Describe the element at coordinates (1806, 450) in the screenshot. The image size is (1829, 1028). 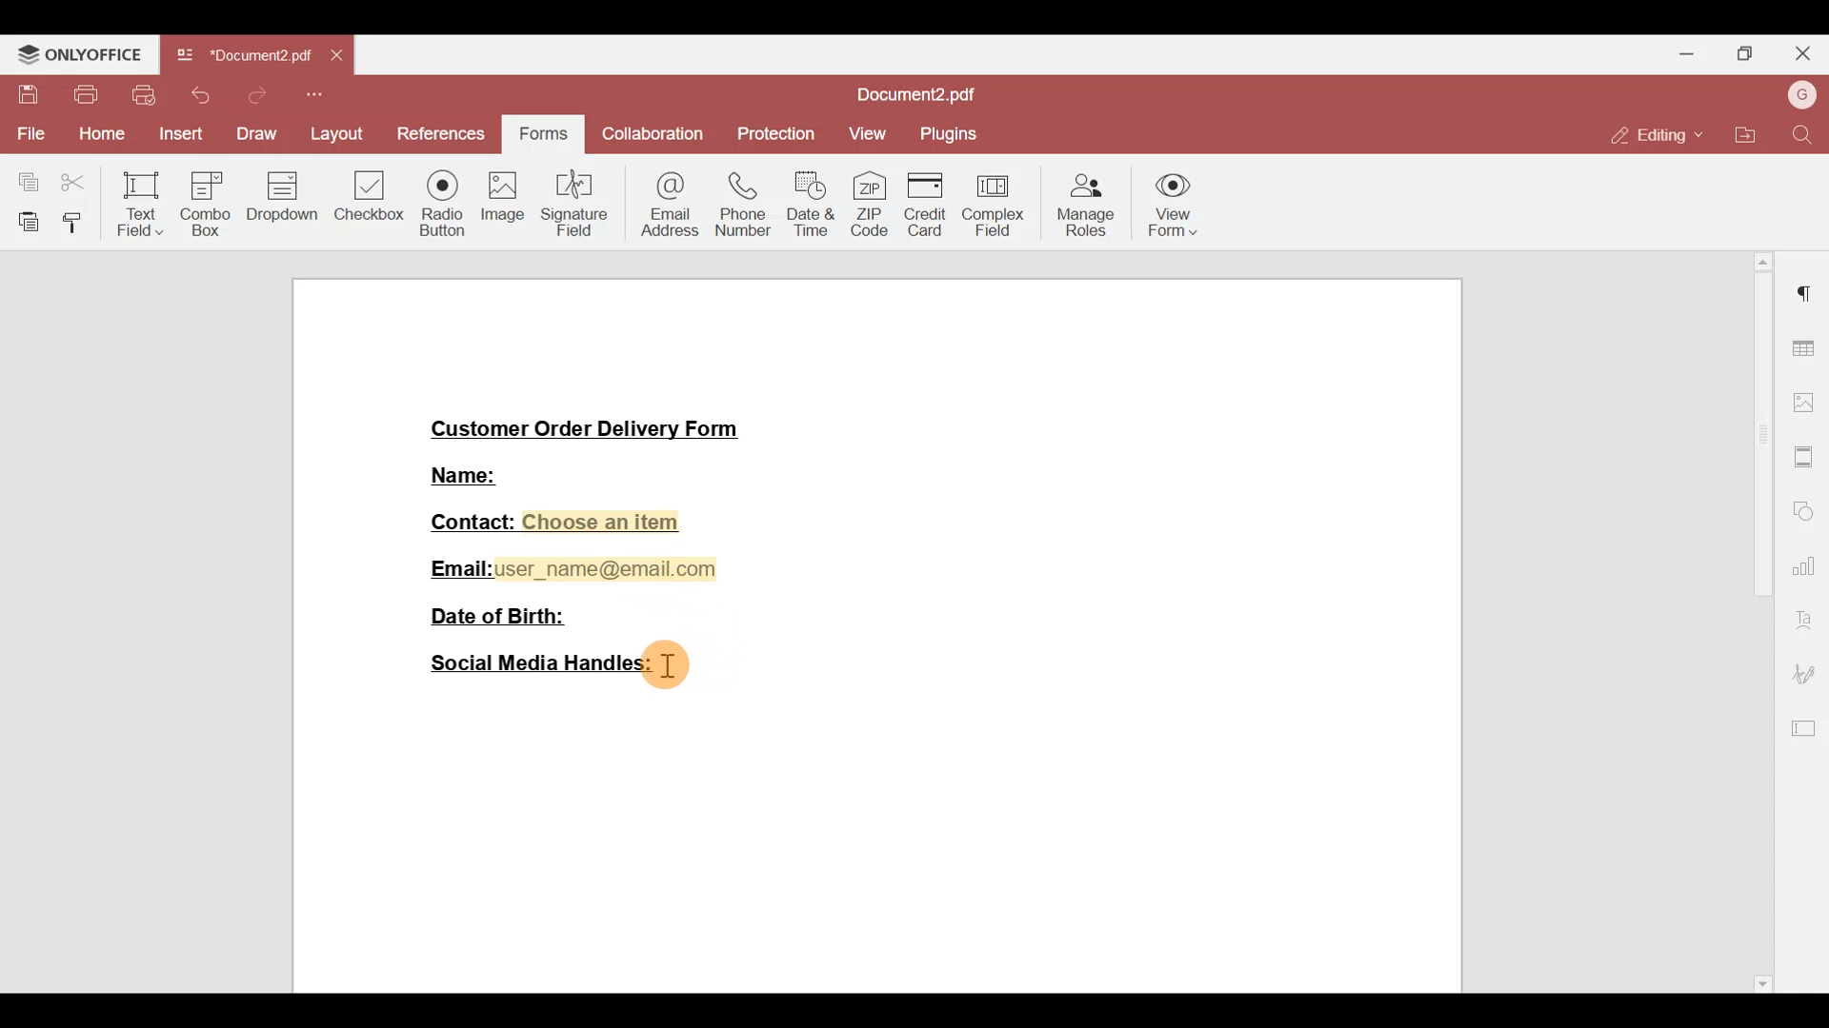
I see `More settings` at that location.